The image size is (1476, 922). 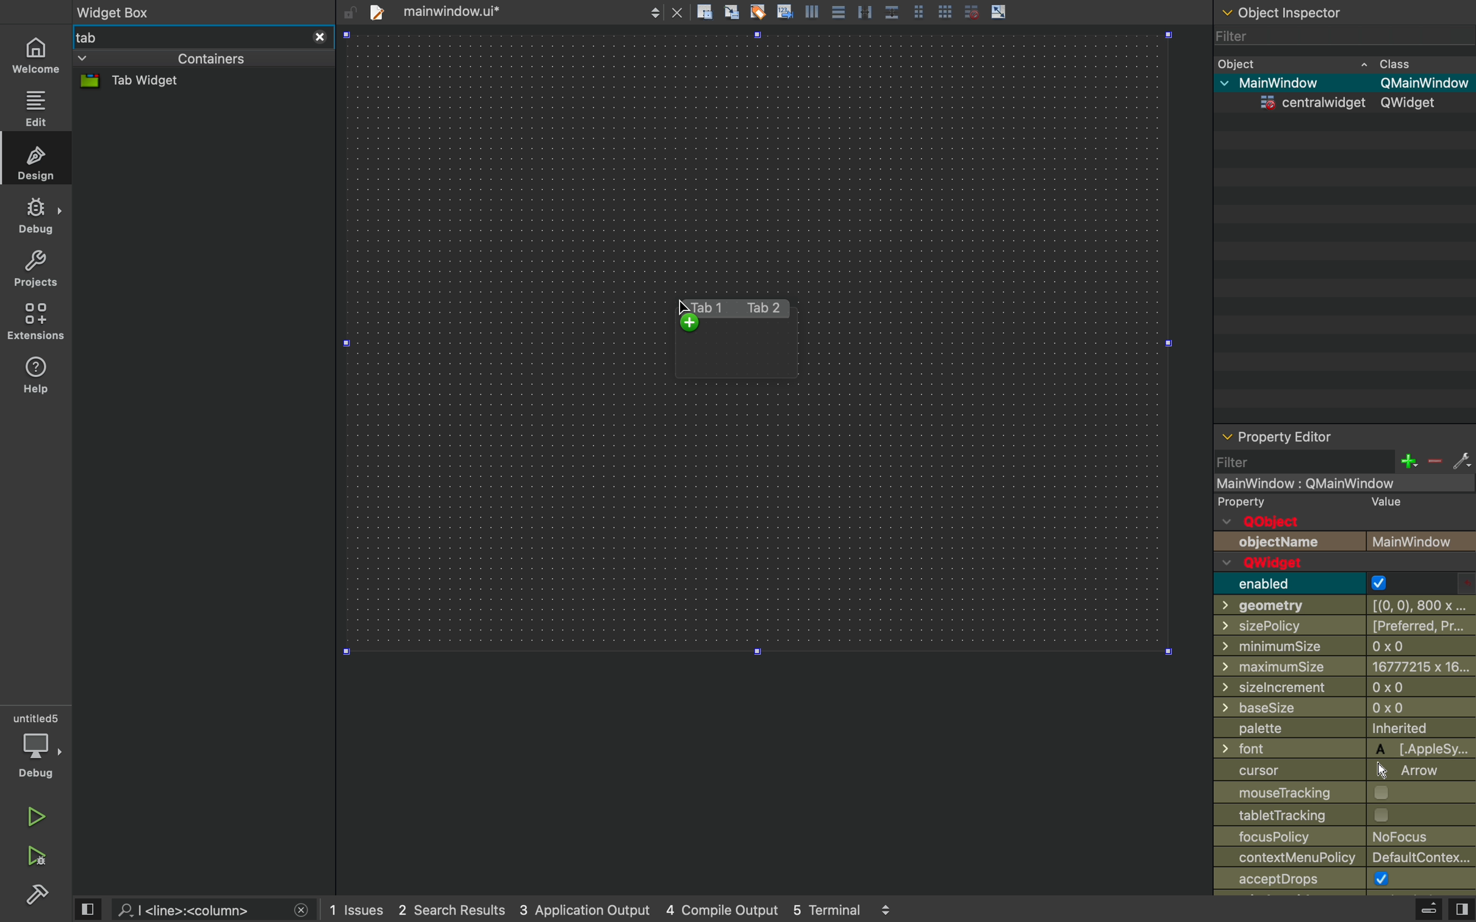 I want to click on extrude, so click(x=1429, y=911).